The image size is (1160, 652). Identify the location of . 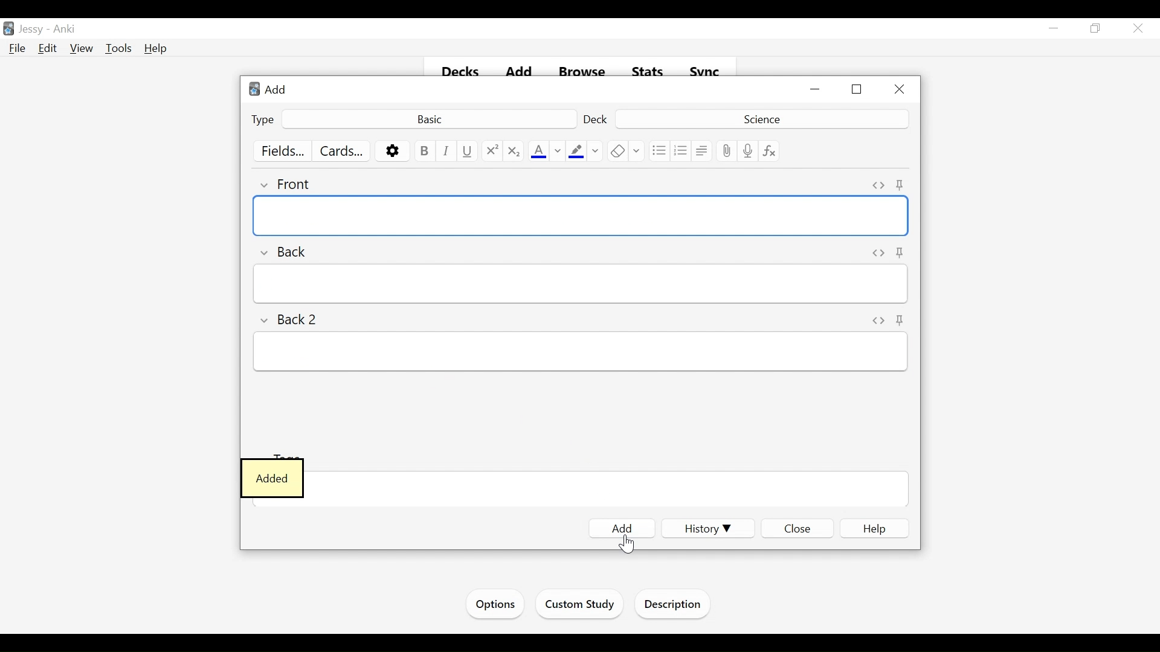
(902, 252).